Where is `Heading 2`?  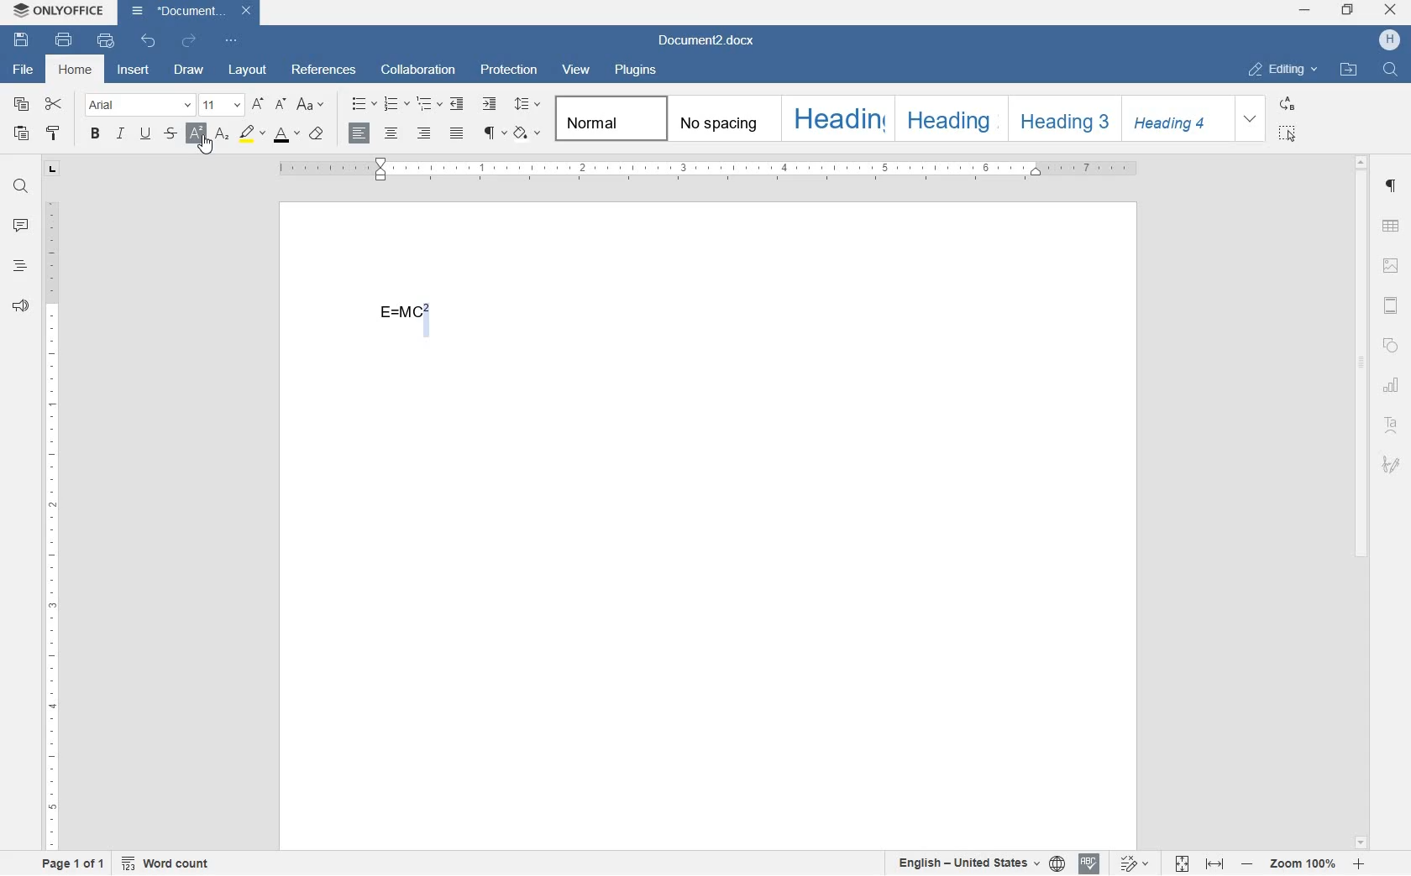 Heading 2 is located at coordinates (948, 119).